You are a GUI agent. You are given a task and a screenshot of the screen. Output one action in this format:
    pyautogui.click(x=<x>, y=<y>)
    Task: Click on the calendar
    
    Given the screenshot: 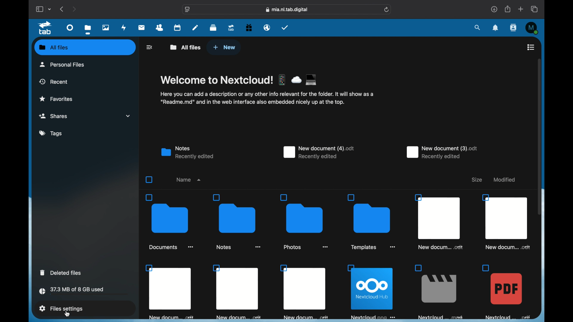 What is the action you would take?
    pyautogui.click(x=177, y=27)
    